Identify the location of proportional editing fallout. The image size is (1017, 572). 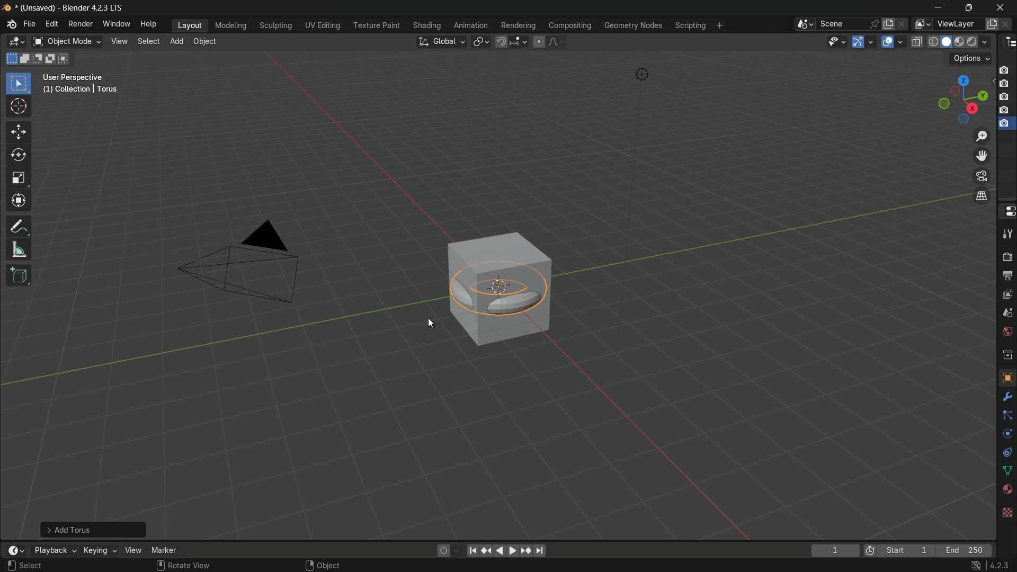
(555, 41).